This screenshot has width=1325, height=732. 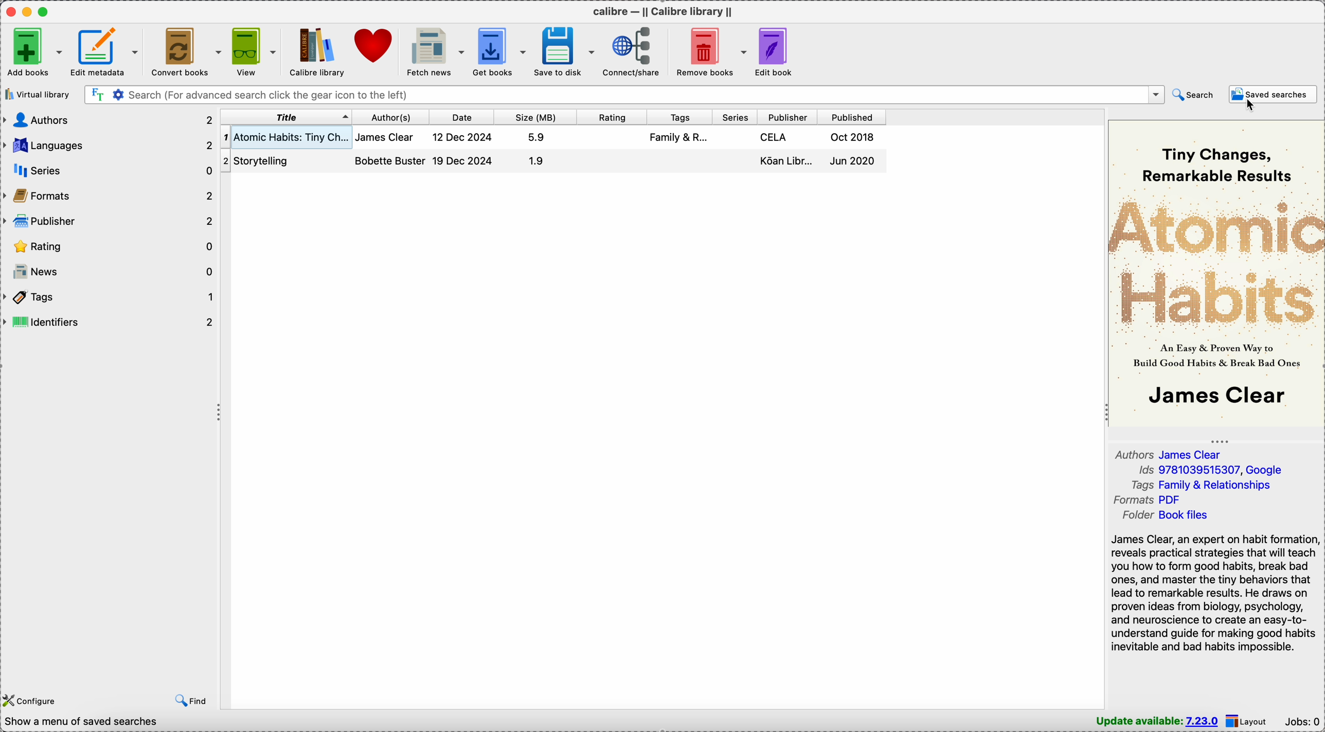 What do you see at coordinates (220, 413) in the screenshot?
I see `drag handle` at bounding box center [220, 413].